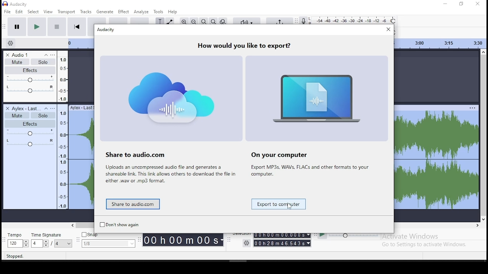  I want to click on solo, so click(43, 62).